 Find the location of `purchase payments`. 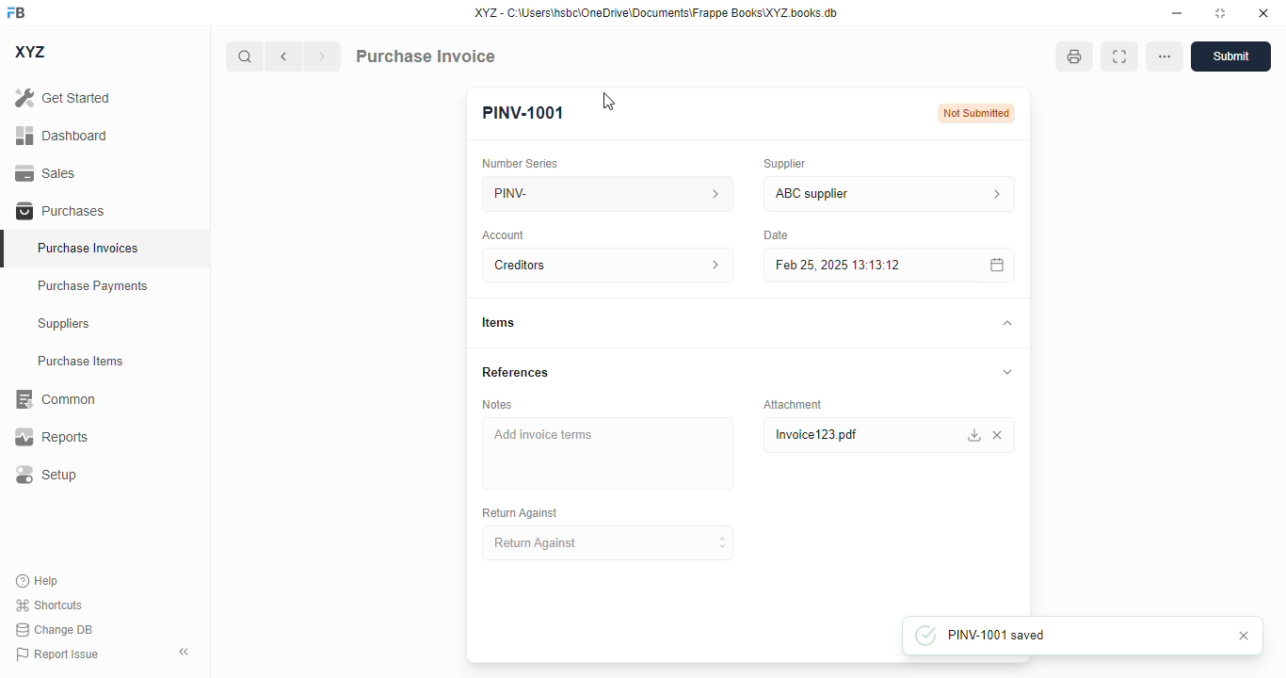

purchase payments is located at coordinates (93, 285).